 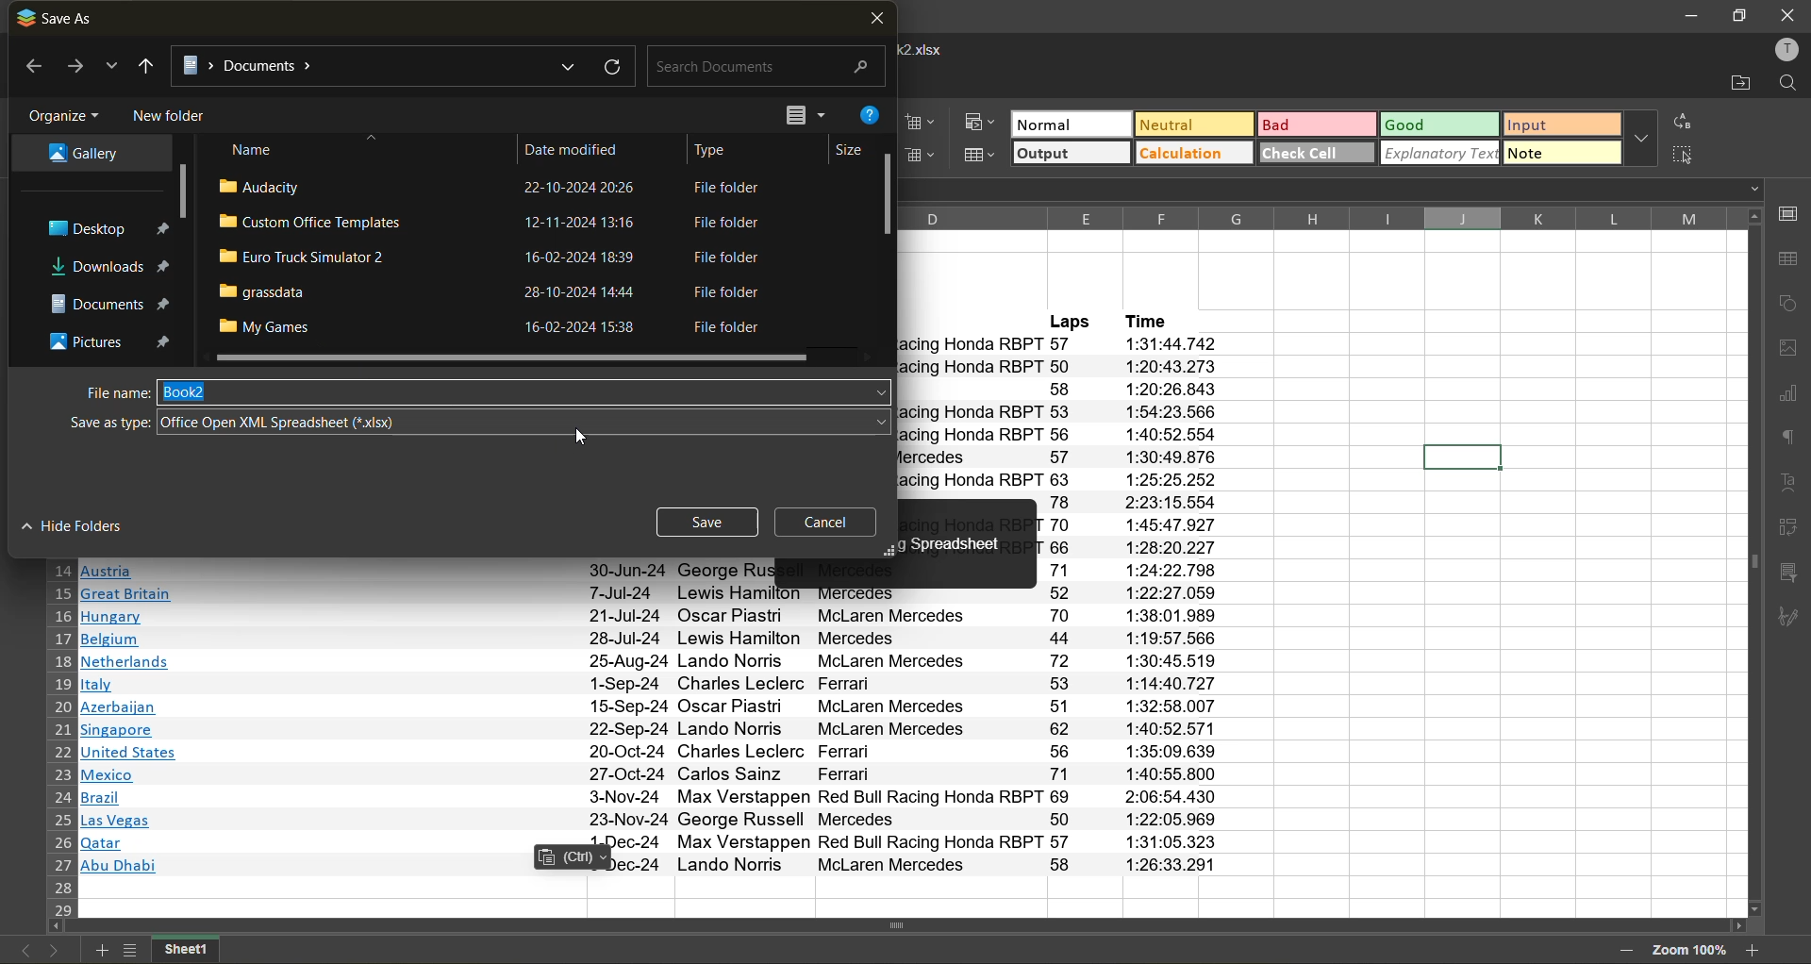 What do you see at coordinates (29, 68) in the screenshot?
I see `back` at bounding box center [29, 68].